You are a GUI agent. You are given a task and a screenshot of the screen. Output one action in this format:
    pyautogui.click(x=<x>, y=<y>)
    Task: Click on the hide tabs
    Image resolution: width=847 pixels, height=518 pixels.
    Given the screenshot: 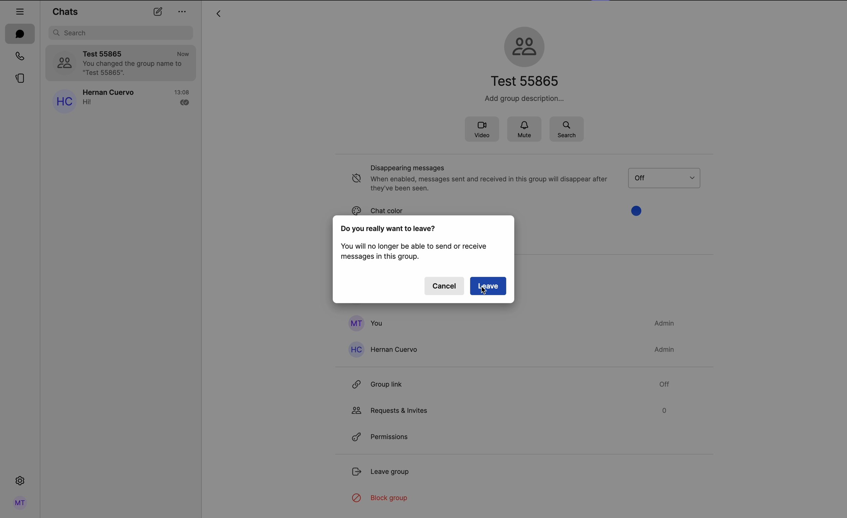 What is the action you would take?
    pyautogui.click(x=20, y=11)
    